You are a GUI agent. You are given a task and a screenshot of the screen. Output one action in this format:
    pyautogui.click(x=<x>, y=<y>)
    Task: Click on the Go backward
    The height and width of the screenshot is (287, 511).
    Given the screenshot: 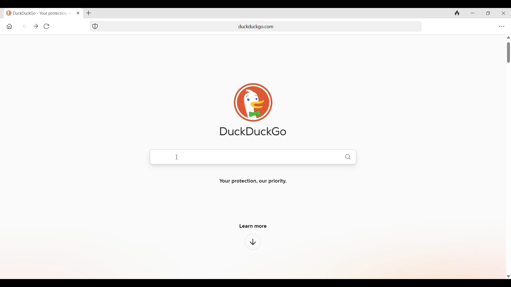 What is the action you would take?
    pyautogui.click(x=35, y=26)
    